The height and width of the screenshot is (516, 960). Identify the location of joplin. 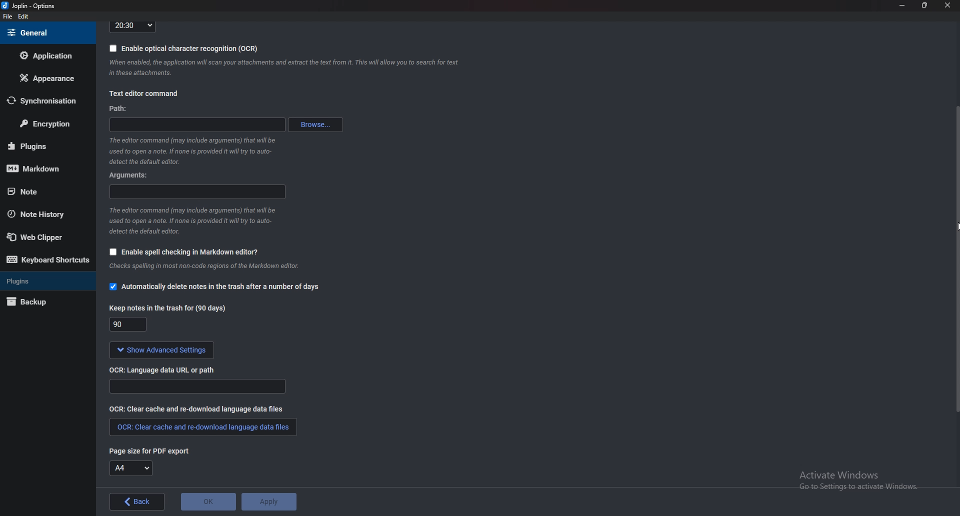
(30, 6).